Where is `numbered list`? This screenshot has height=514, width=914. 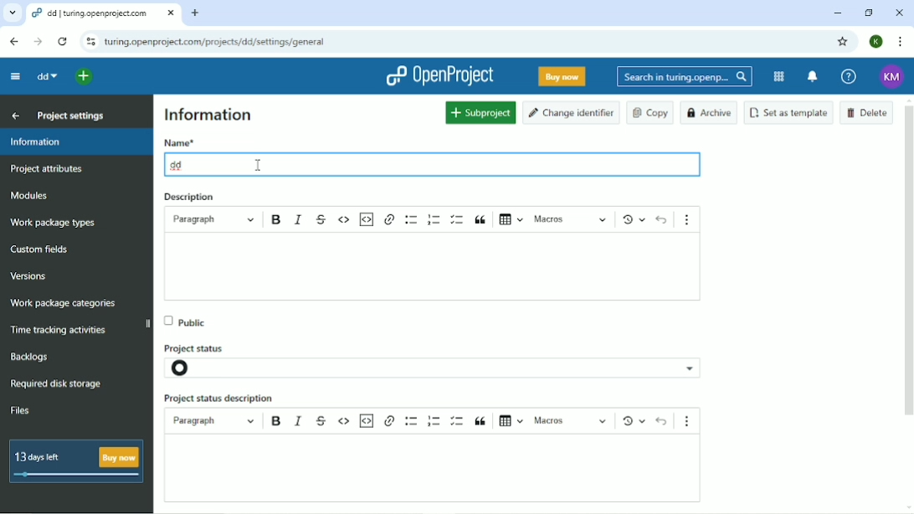 numbered list is located at coordinates (433, 420).